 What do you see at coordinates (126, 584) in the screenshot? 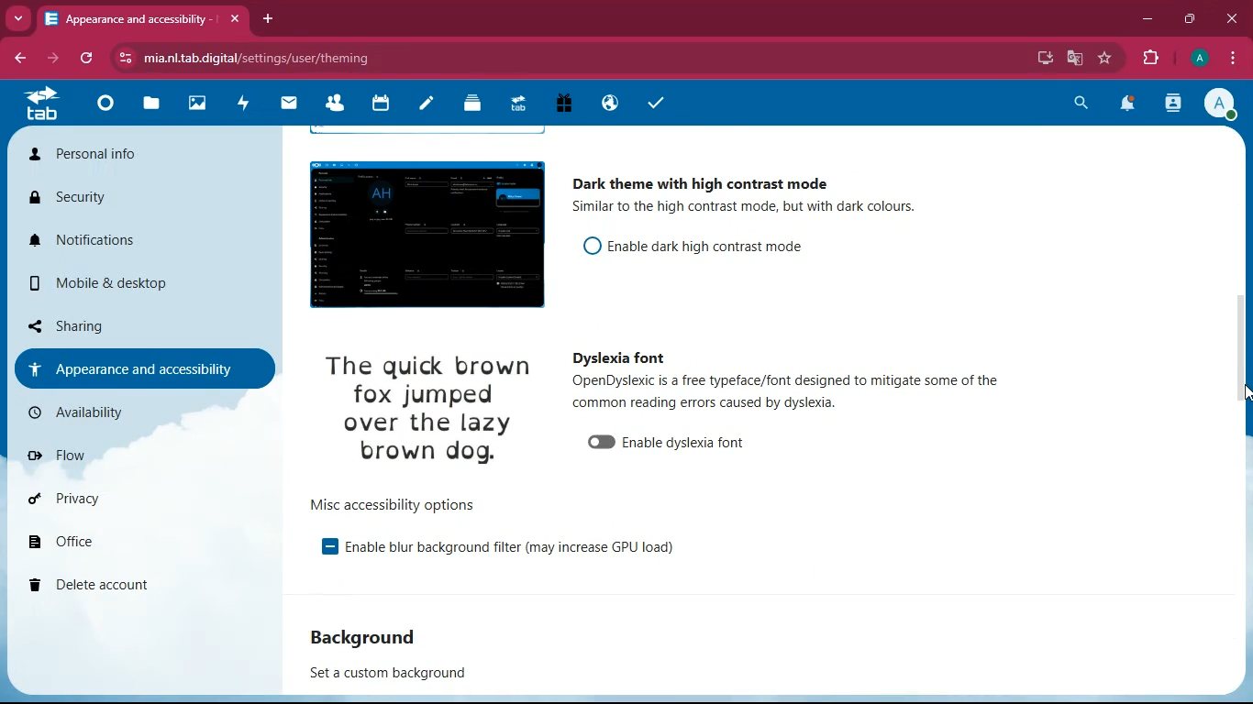
I see `delete account` at bounding box center [126, 584].